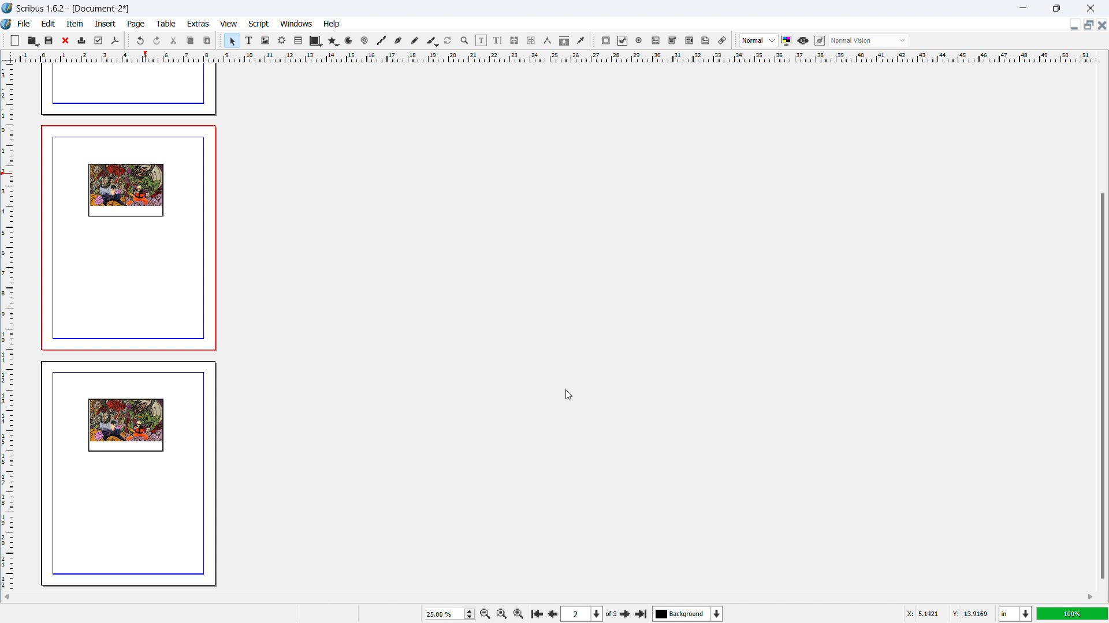 The image size is (1109, 623). Describe the element at coordinates (1022, 8) in the screenshot. I see `minimize window` at that location.